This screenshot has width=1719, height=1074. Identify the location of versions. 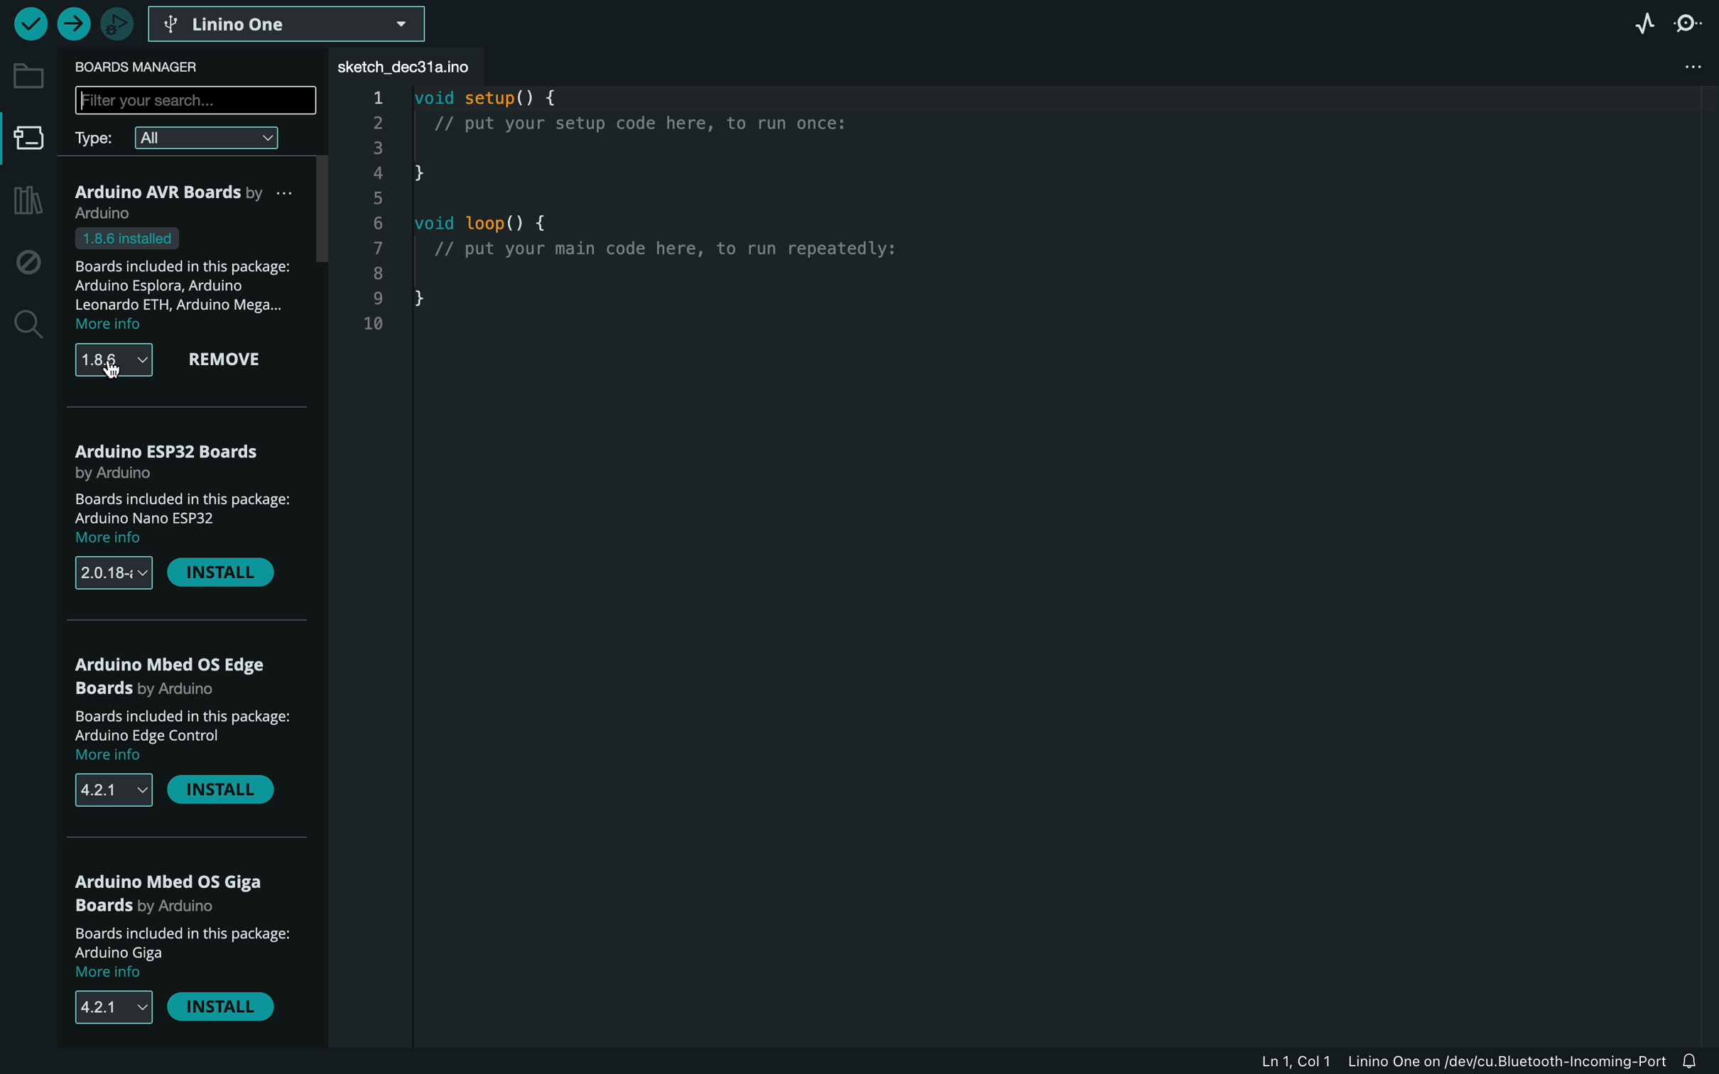
(113, 361).